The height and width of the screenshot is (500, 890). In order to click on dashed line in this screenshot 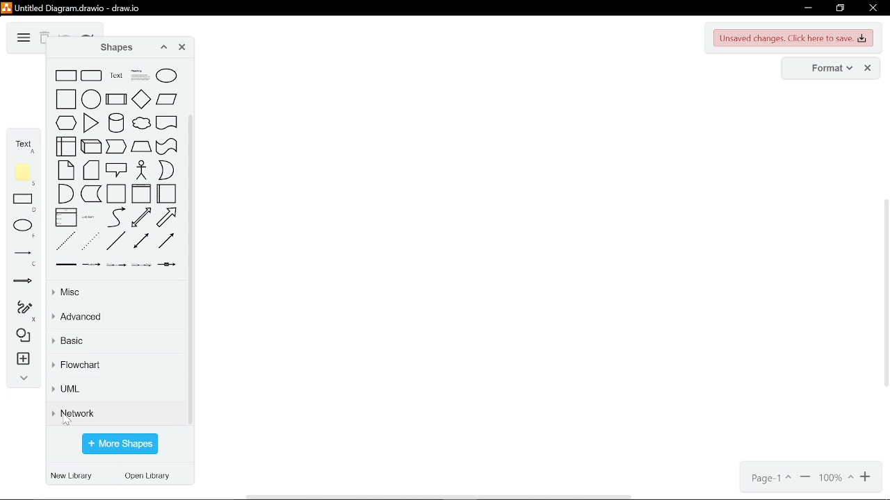, I will do `click(66, 241)`.